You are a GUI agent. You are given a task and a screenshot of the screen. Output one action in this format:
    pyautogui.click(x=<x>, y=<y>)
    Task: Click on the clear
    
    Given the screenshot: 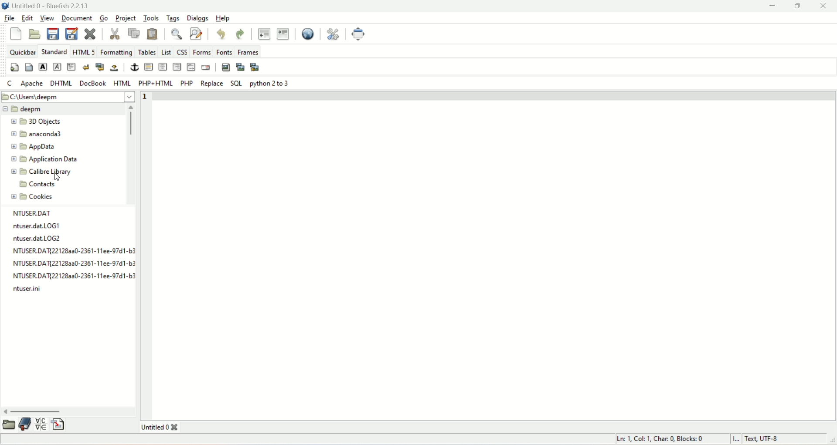 What is the action you would take?
    pyautogui.click(x=85, y=66)
    